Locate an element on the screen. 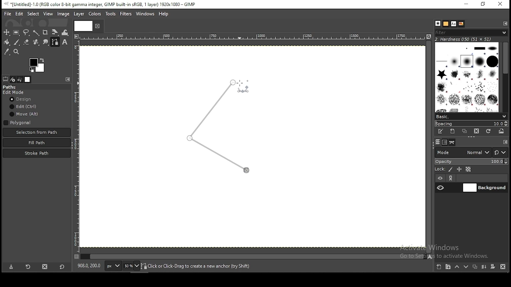 The image size is (511, 287). channel is located at coordinates (444, 142).